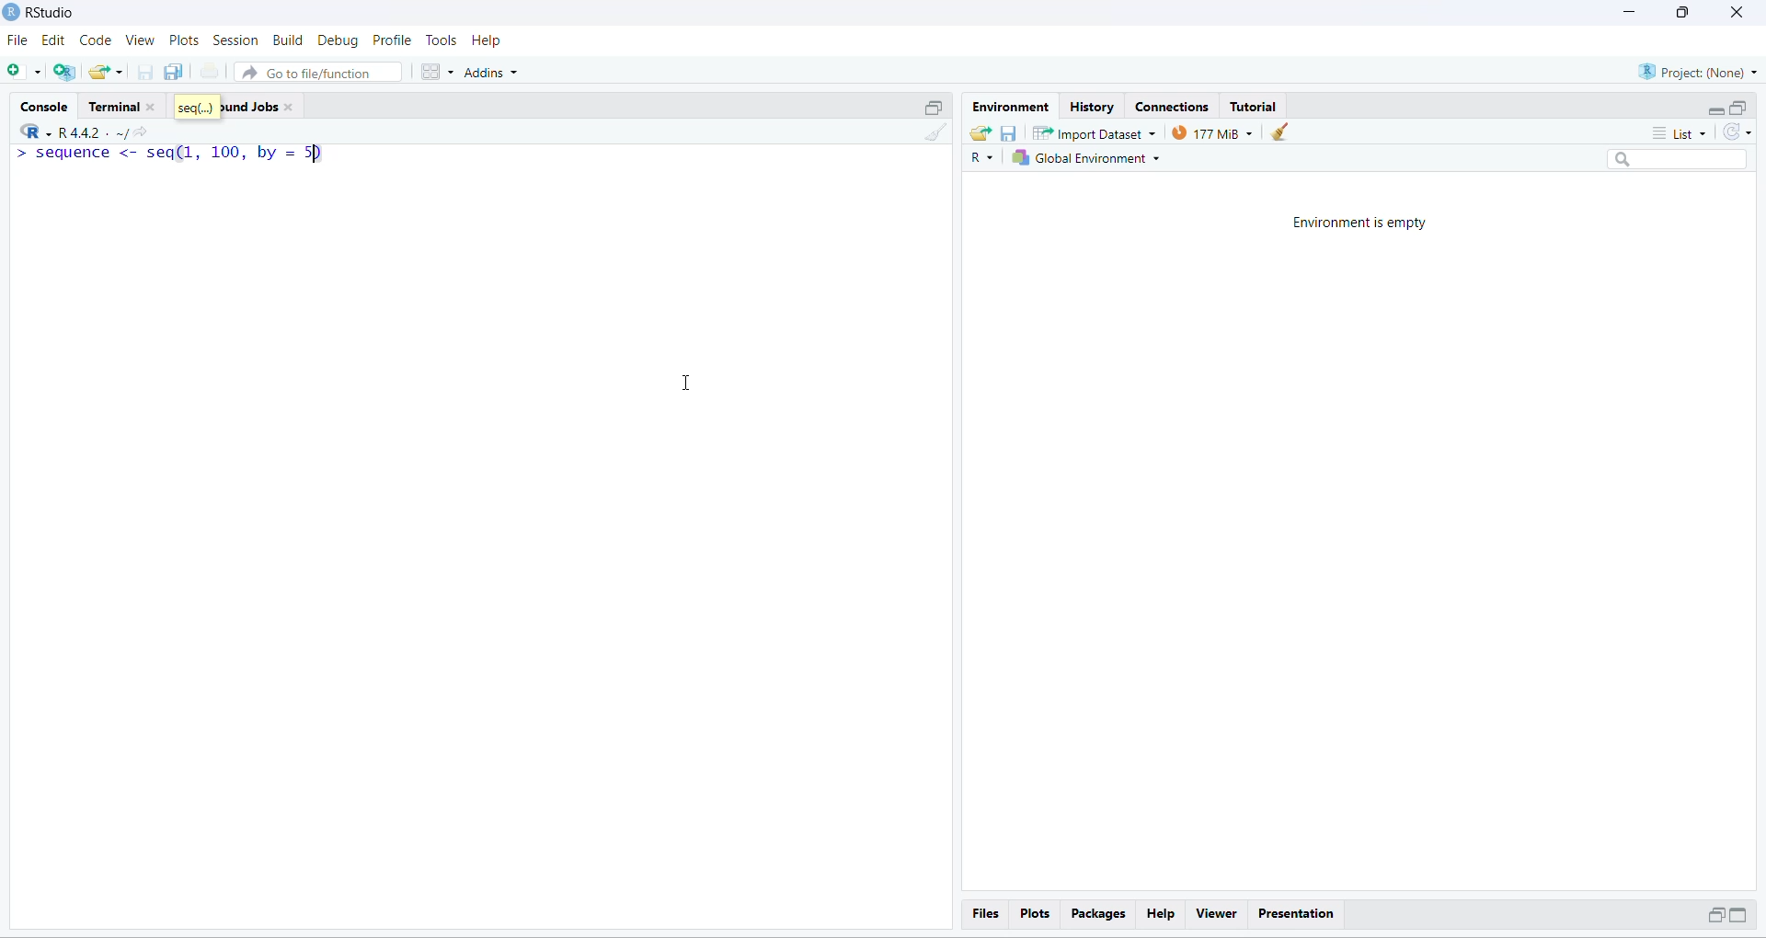  Describe the element at coordinates (1218, 914) in the screenshot. I see `viewer` at that location.